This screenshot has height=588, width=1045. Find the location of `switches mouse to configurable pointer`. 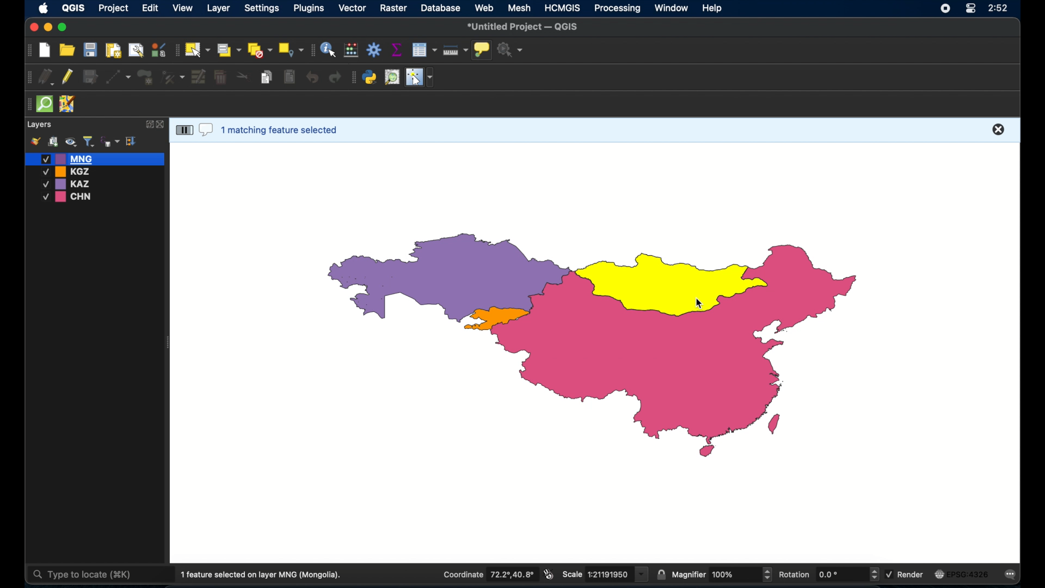

switches mouse to configurable pointer is located at coordinates (420, 77).